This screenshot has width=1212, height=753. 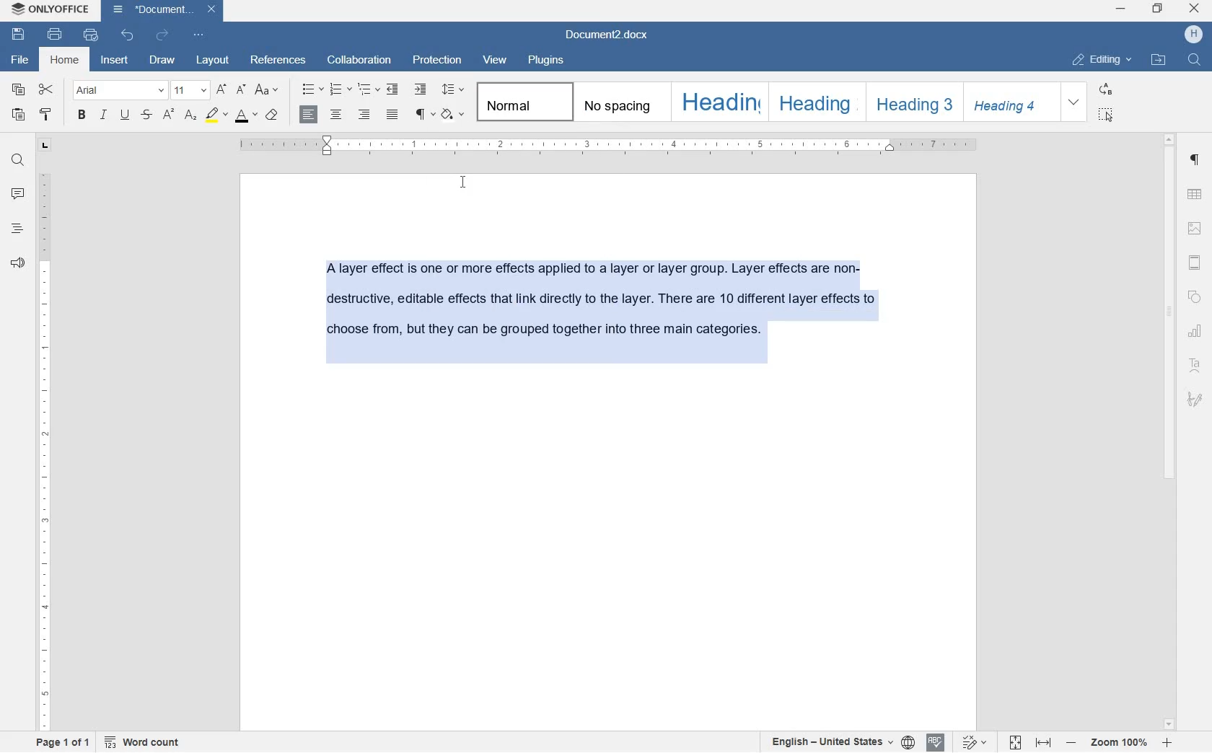 What do you see at coordinates (162, 61) in the screenshot?
I see `draw` at bounding box center [162, 61].